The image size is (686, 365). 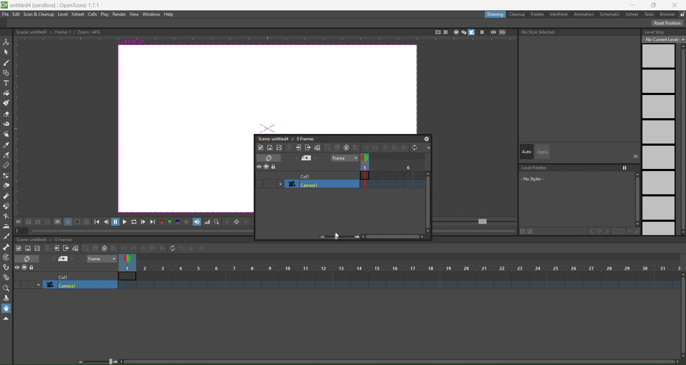 I want to click on locator, so click(x=217, y=222).